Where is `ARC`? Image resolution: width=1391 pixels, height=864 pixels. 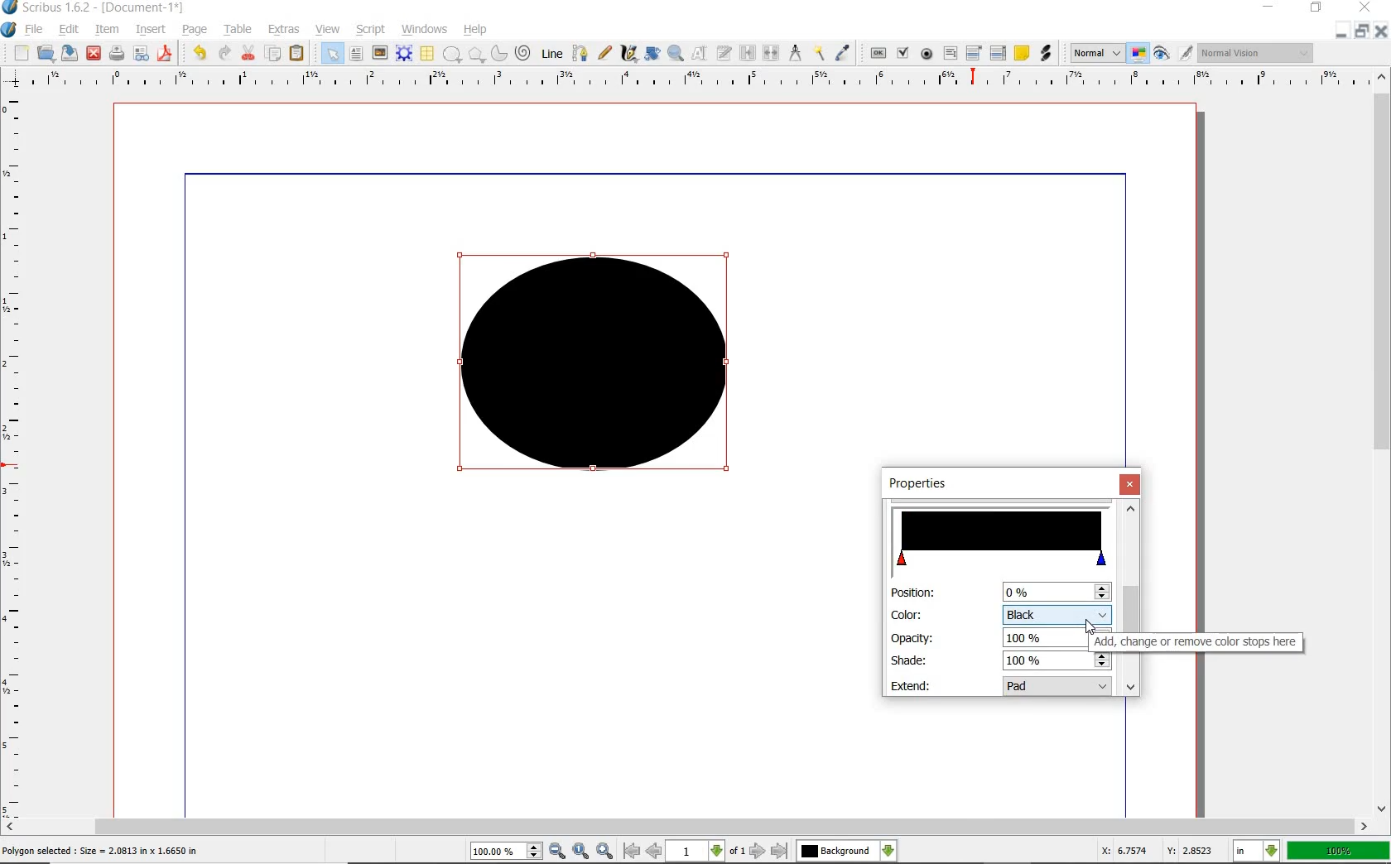 ARC is located at coordinates (498, 55).